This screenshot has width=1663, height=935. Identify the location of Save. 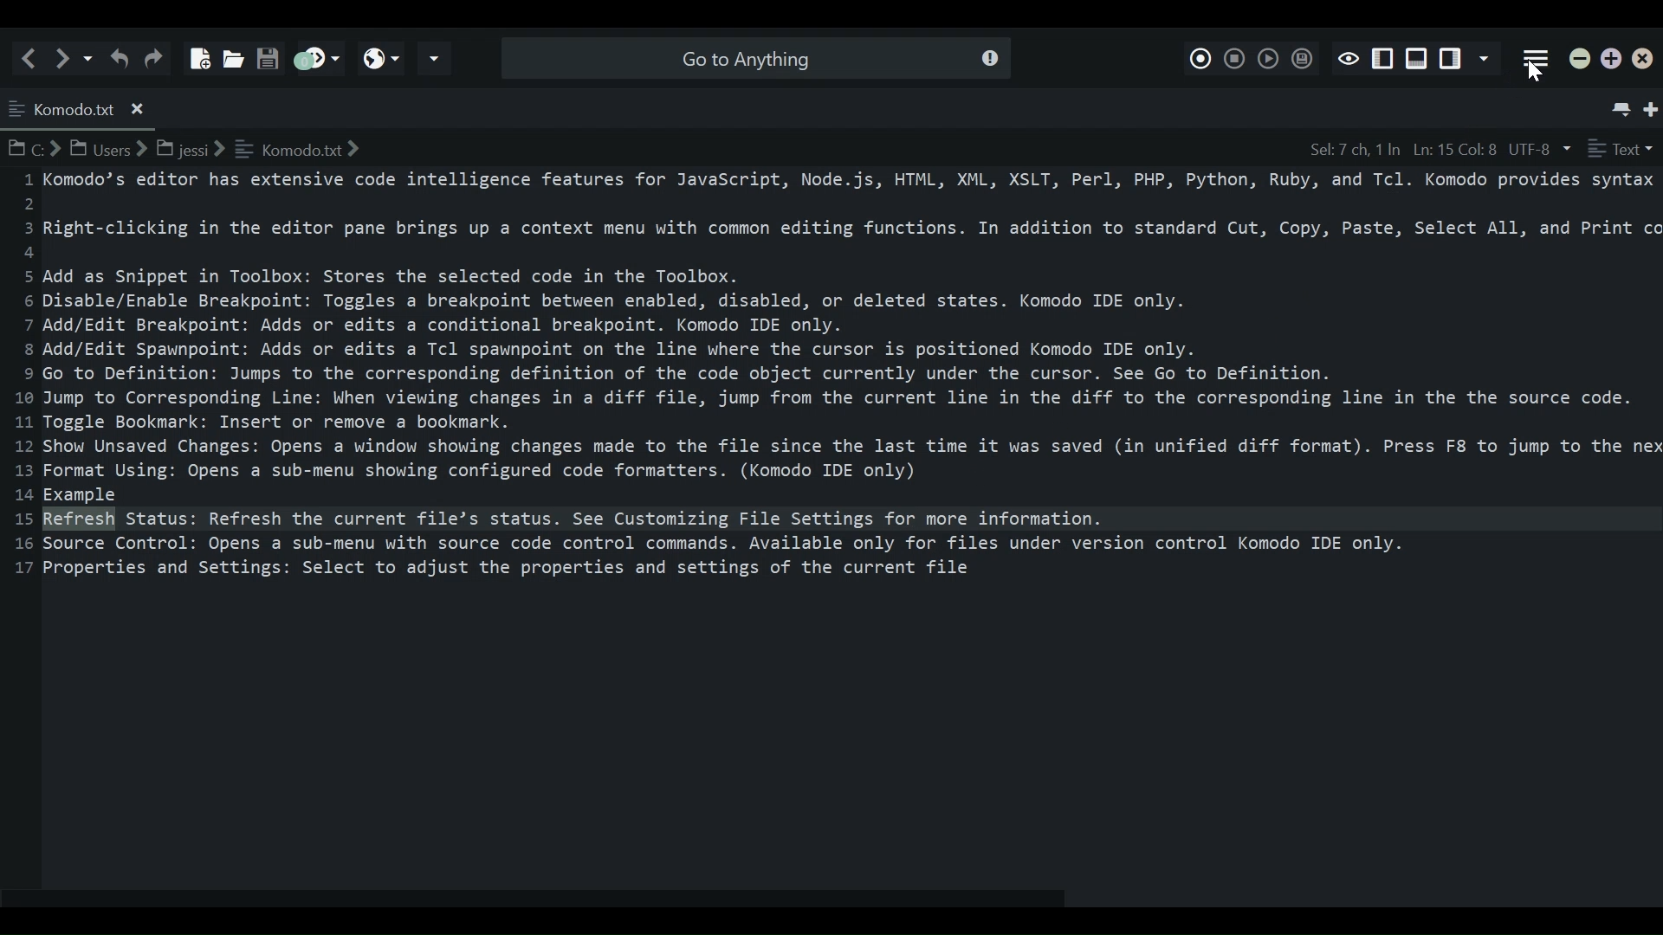
(267, 53).